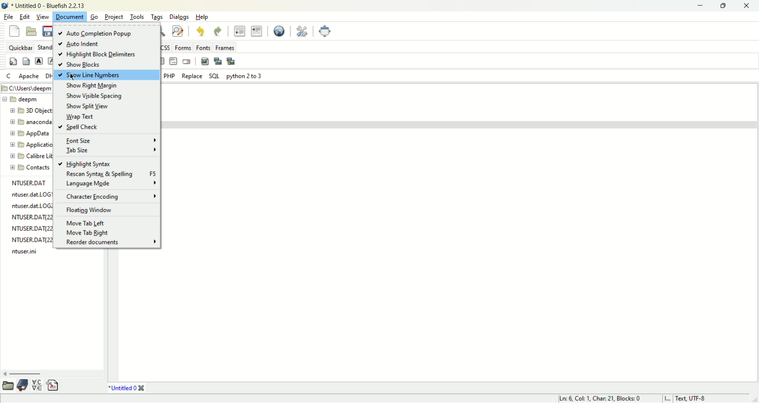  What do you see at coordinates (109, 151) in the screenshot?
I see `tab size` at bounding box center [109, 151].